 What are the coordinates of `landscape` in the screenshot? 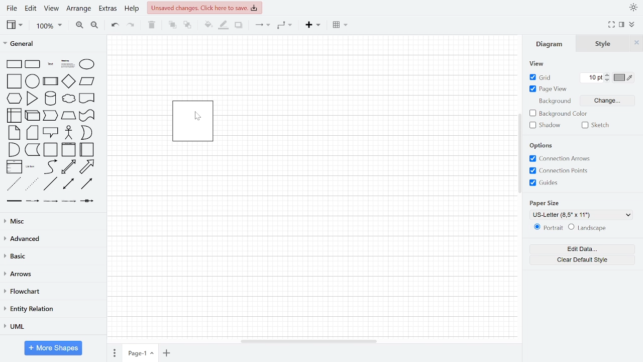 It's located at (588, 227).